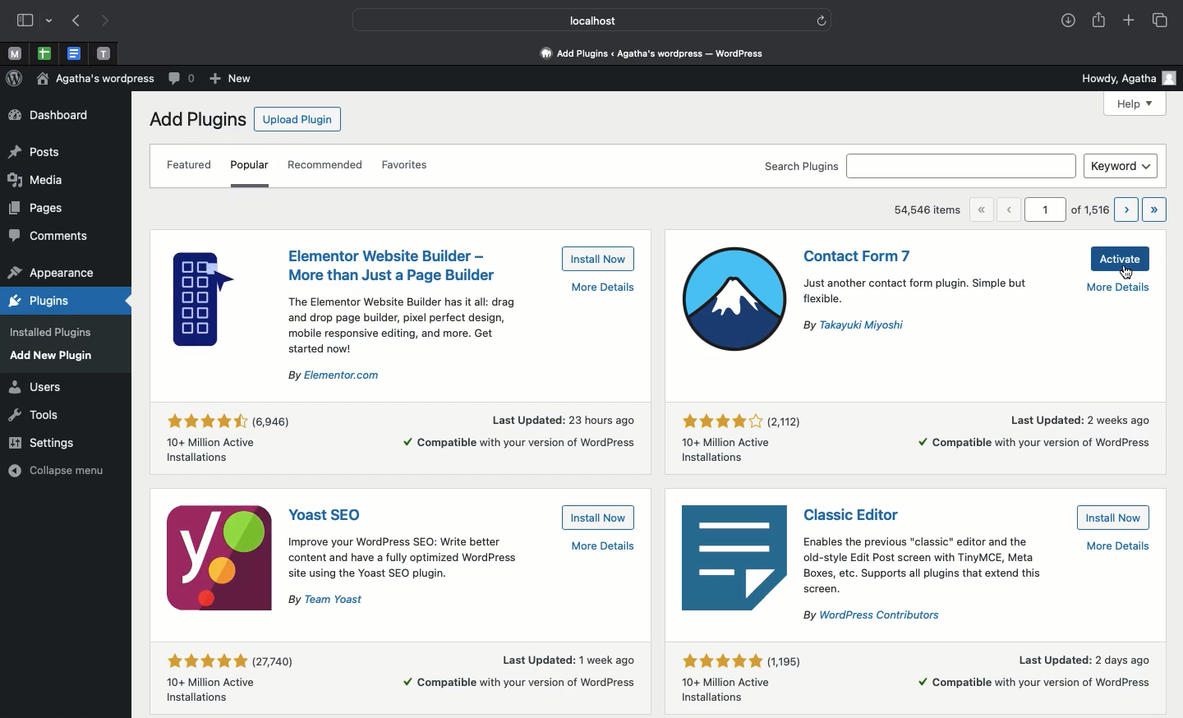 The image size is (1183, 718). I want to click on Previous page, so click(74, 21).